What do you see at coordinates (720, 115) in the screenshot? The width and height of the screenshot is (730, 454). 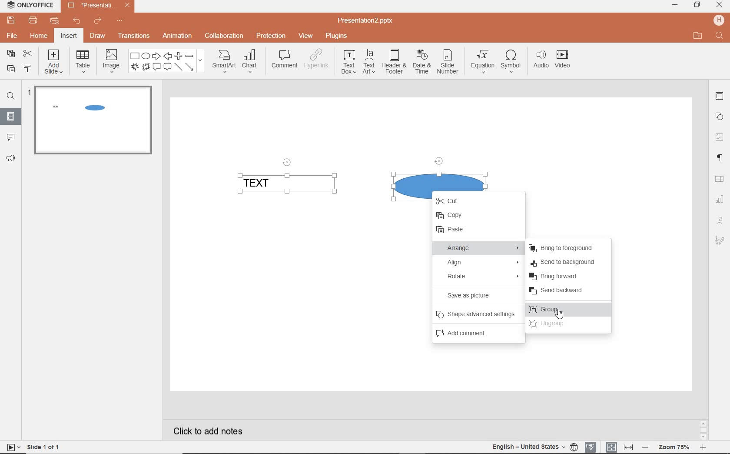 I see `SHAPE SETTINGS` at bounding box center [720, 115].